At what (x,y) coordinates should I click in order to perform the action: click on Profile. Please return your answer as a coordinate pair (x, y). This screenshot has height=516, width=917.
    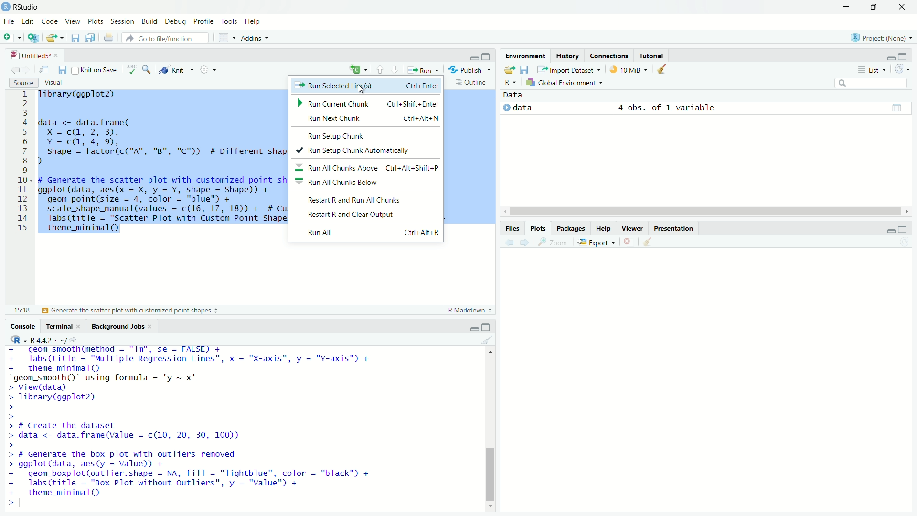
    Looking at the image, I should click on (203, 21).